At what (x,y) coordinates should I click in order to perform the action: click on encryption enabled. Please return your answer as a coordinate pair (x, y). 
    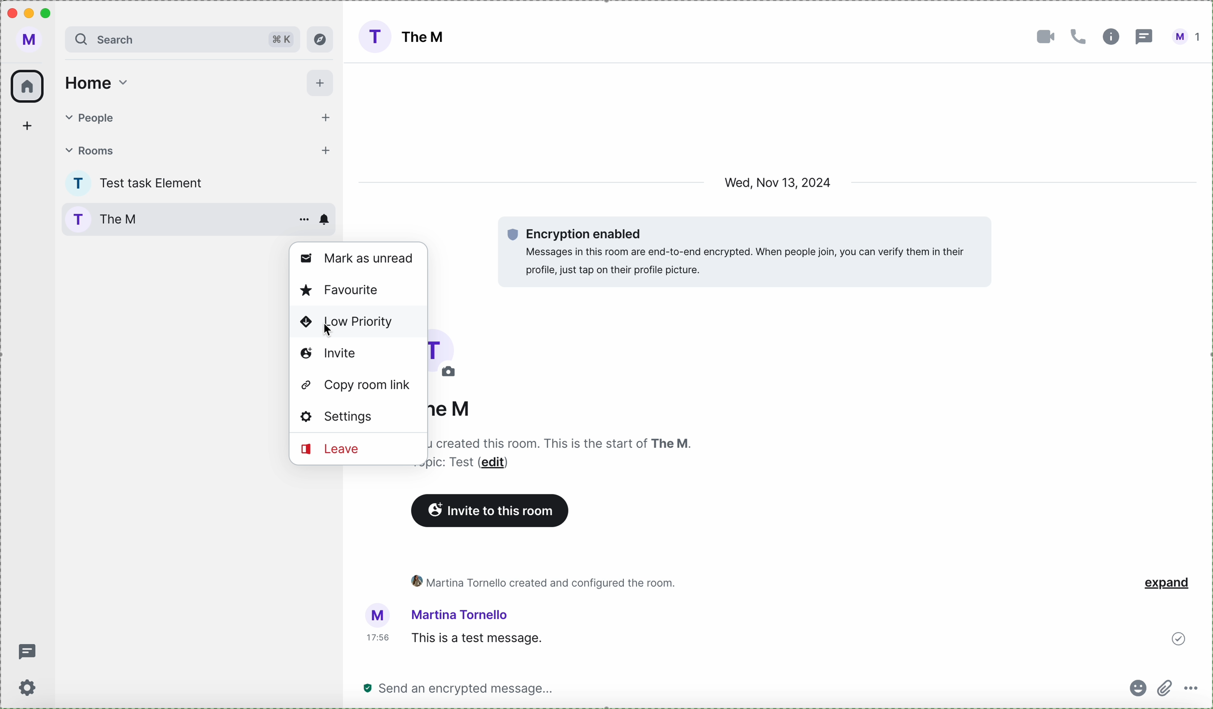
    Looking at the image, I should click on (742, 251).